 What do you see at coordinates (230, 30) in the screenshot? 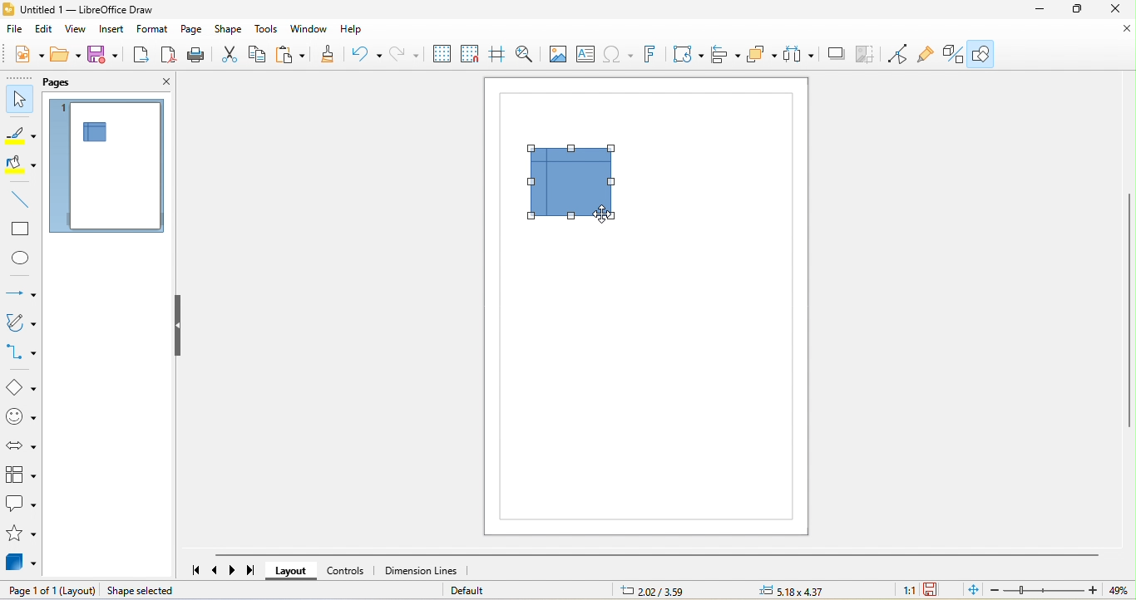
I see `shape` at bounding box center [230, 30].